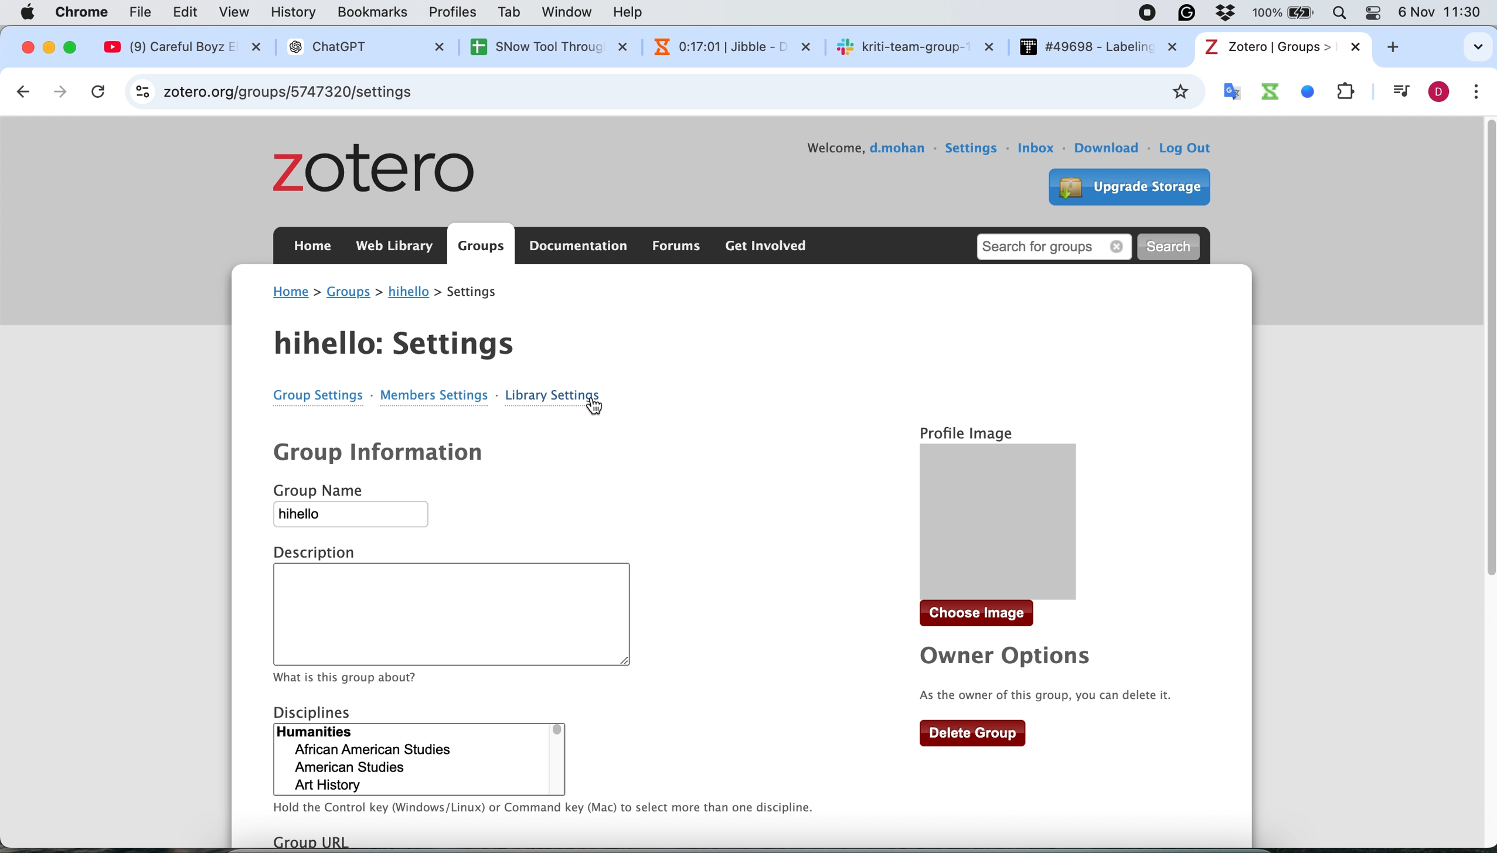  What do you see at coordinates (63, 92) in the screenshot?
I see `go forward` at bounding box center [63, 92].